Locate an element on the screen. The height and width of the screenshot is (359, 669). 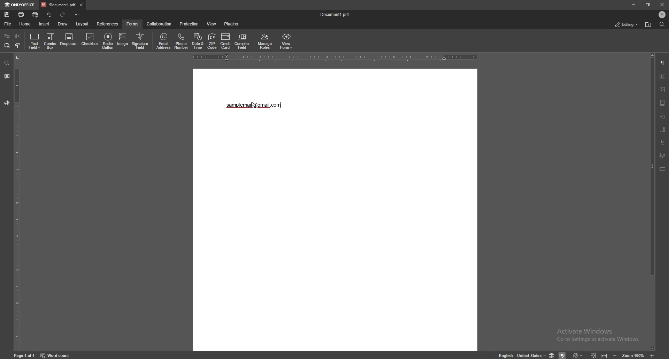
radio button is located at coordinates (108, 41).